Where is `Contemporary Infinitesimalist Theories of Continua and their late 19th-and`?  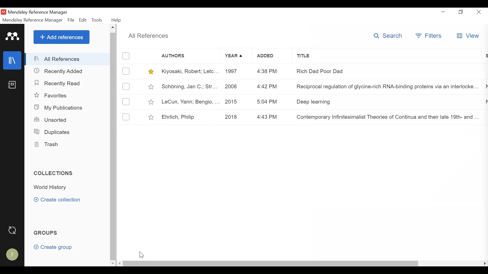 Contemporary Infinitesimalist Theories of Continua and their late 19th-and is located at coordinates (385, 116).